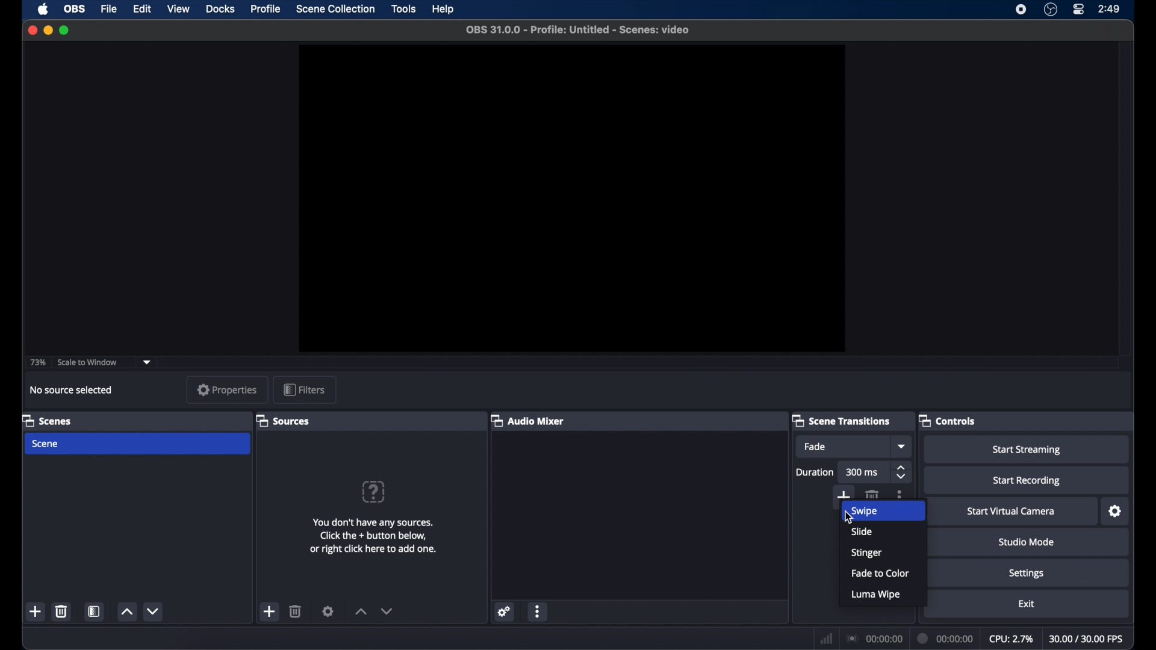 The width and height of the screenshot is (1156, 650). What do you see at coordinates (877, 595) in the screenshot?
I see `luma wipe` at bounding box center [877, 595].